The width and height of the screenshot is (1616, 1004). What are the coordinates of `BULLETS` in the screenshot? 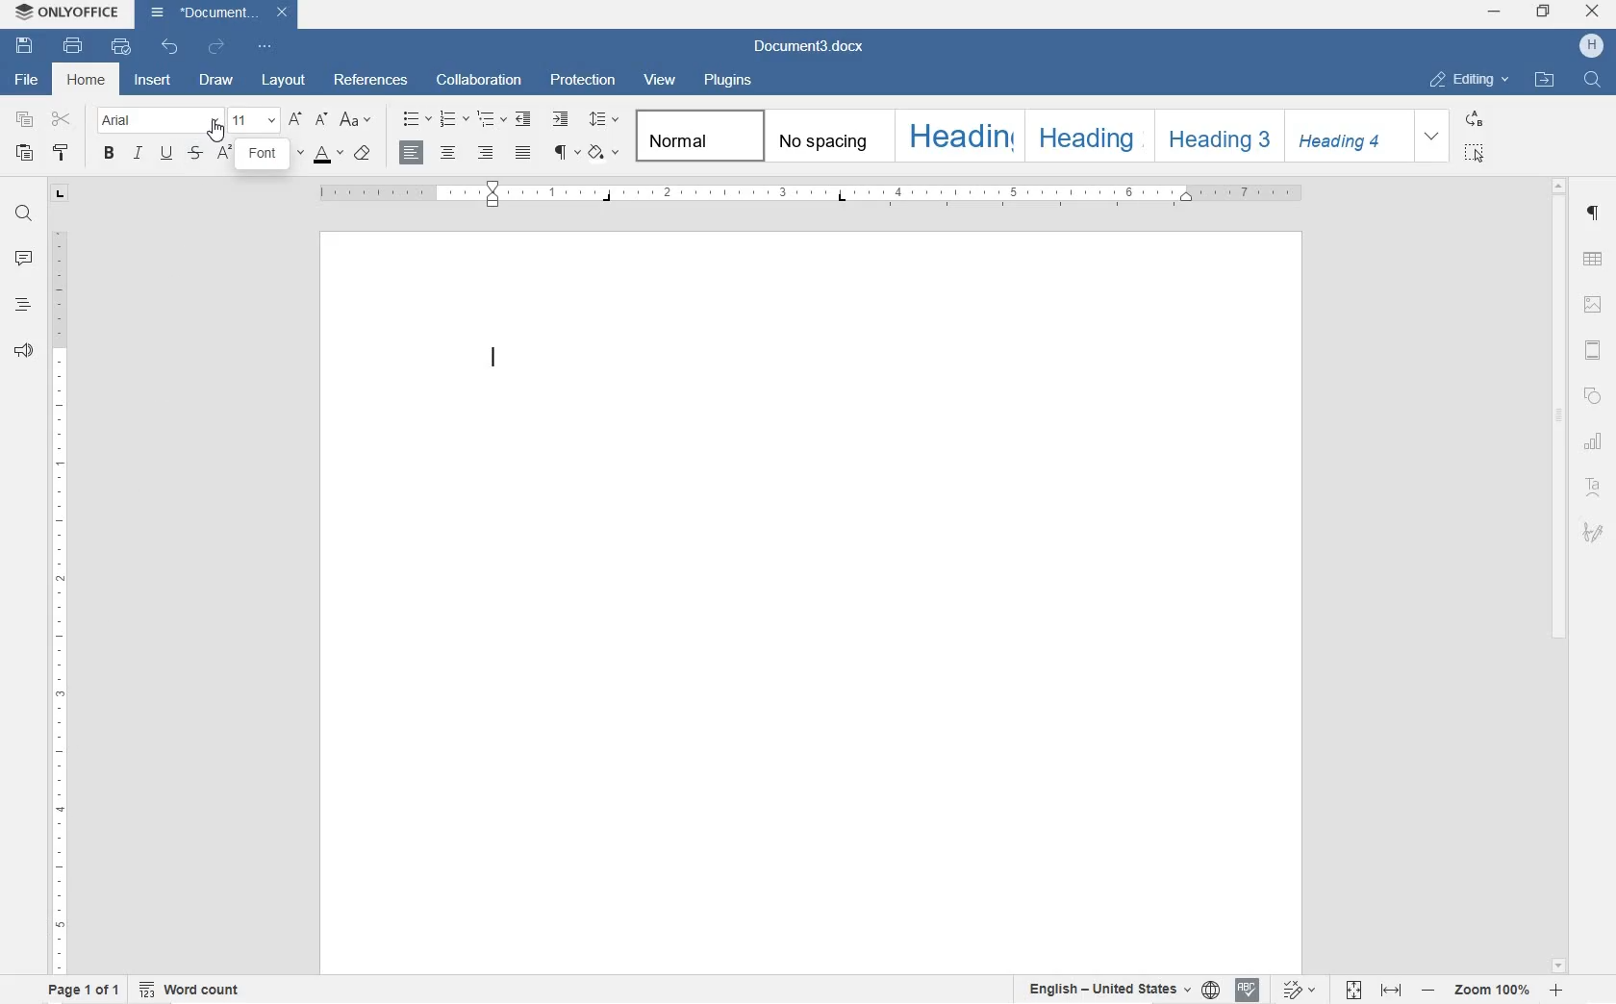 It's located at (417, 120).